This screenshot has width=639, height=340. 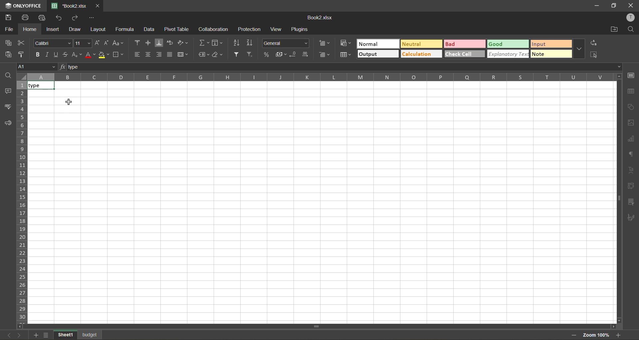 I want to click on check cell, so click(x=465, y=54).